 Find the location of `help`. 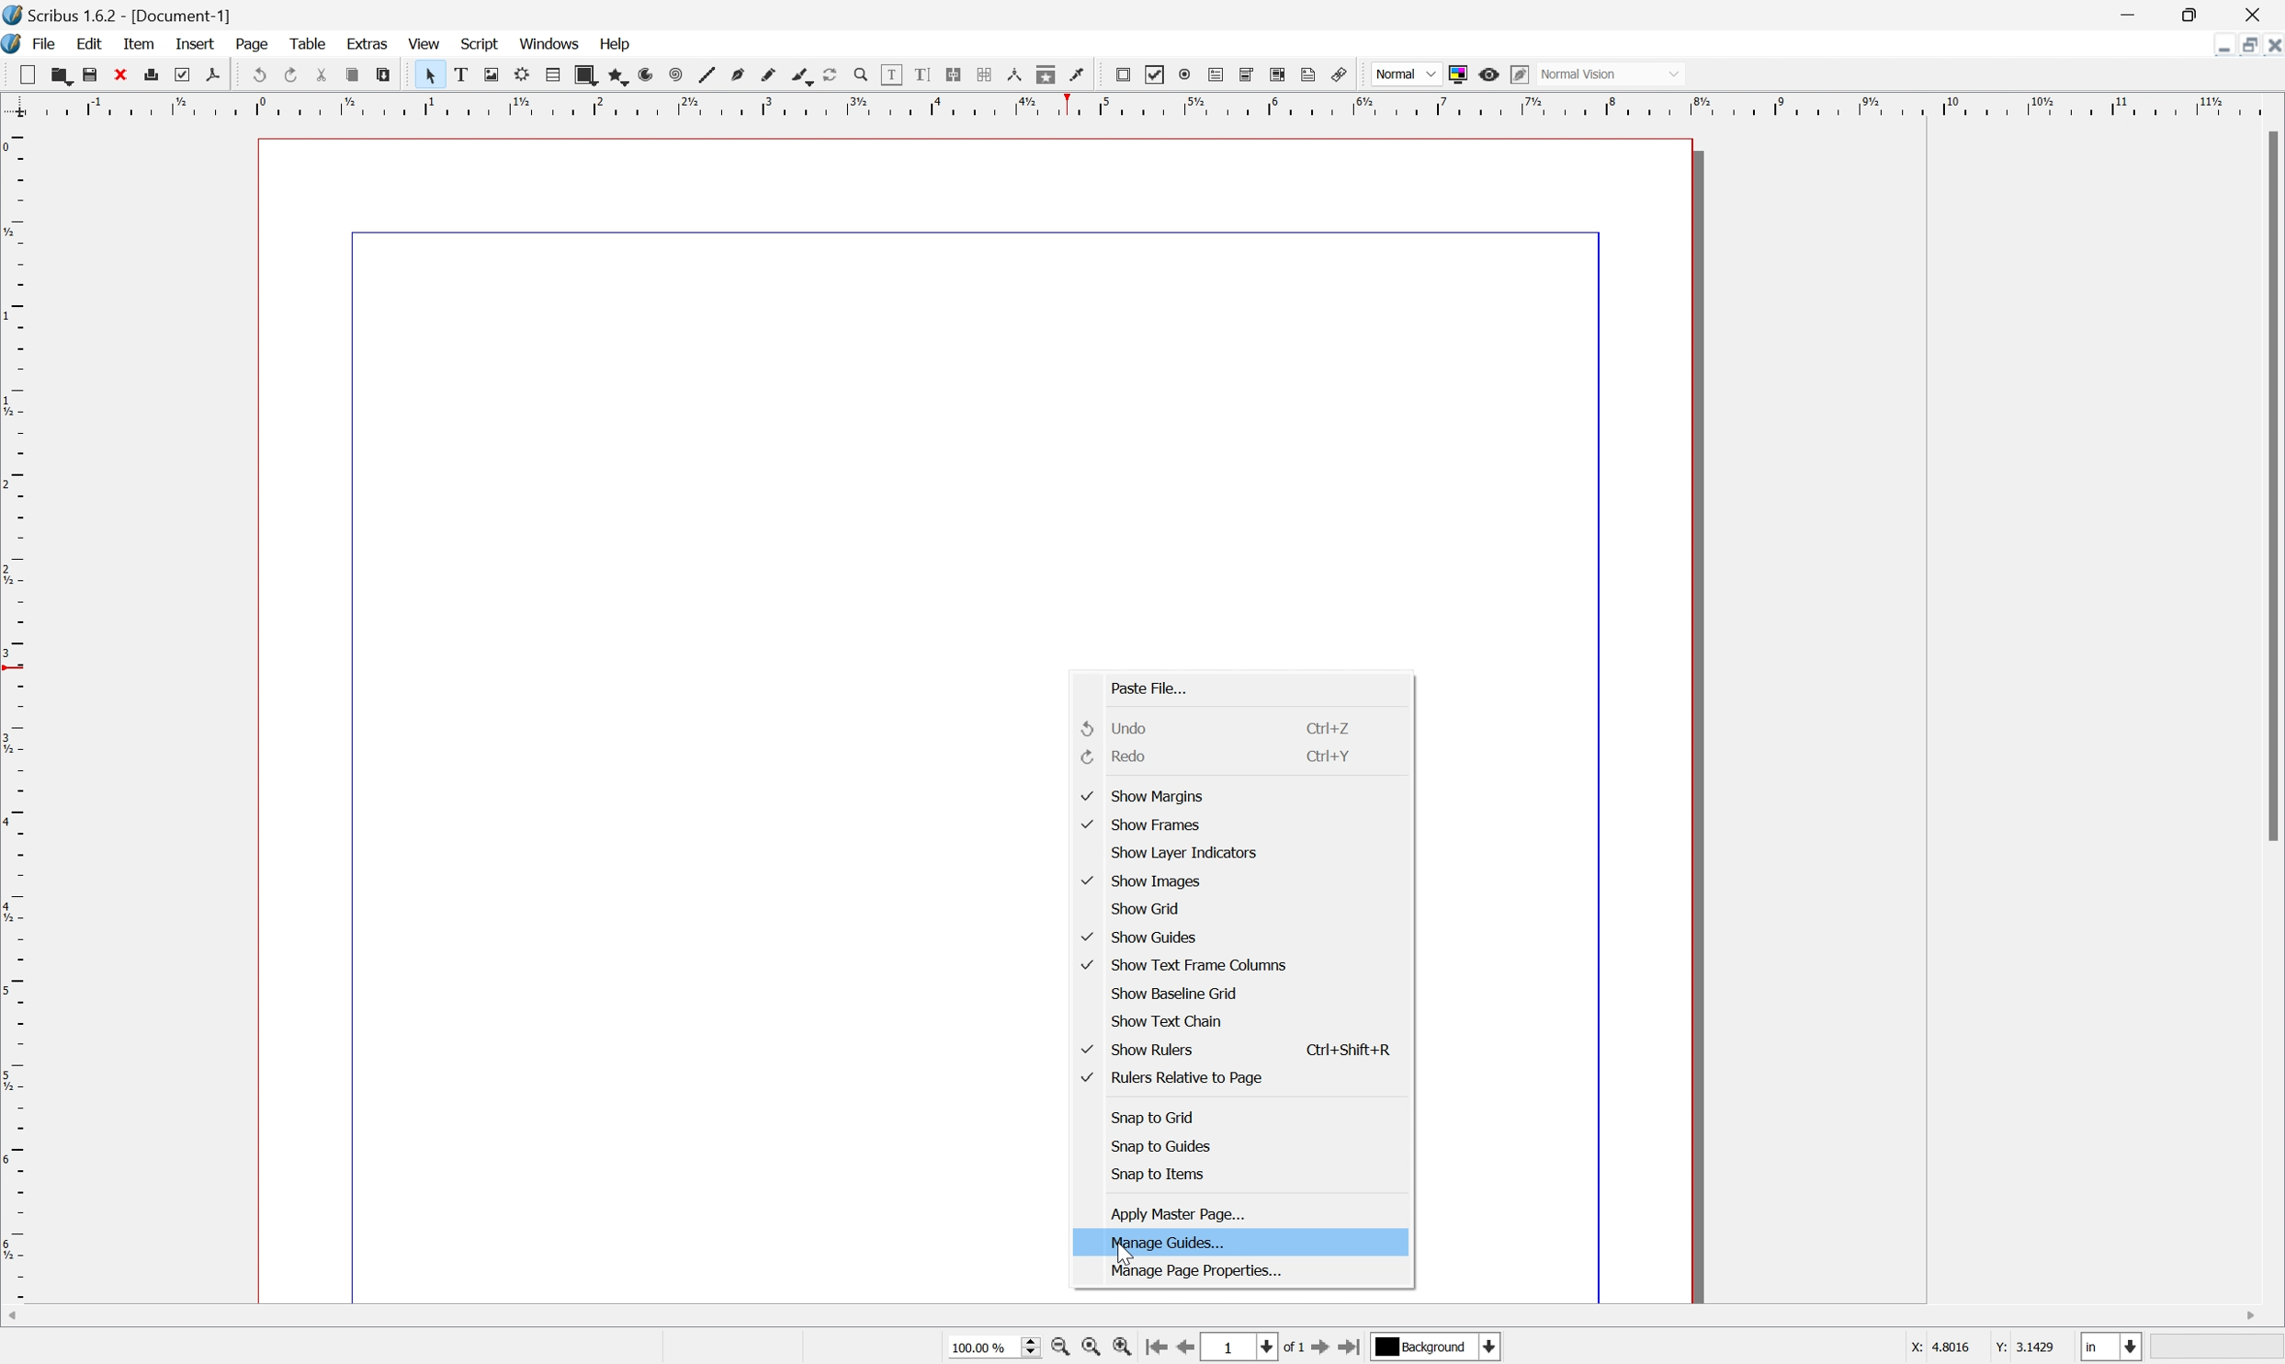

help is located at coordinates (616, 44).